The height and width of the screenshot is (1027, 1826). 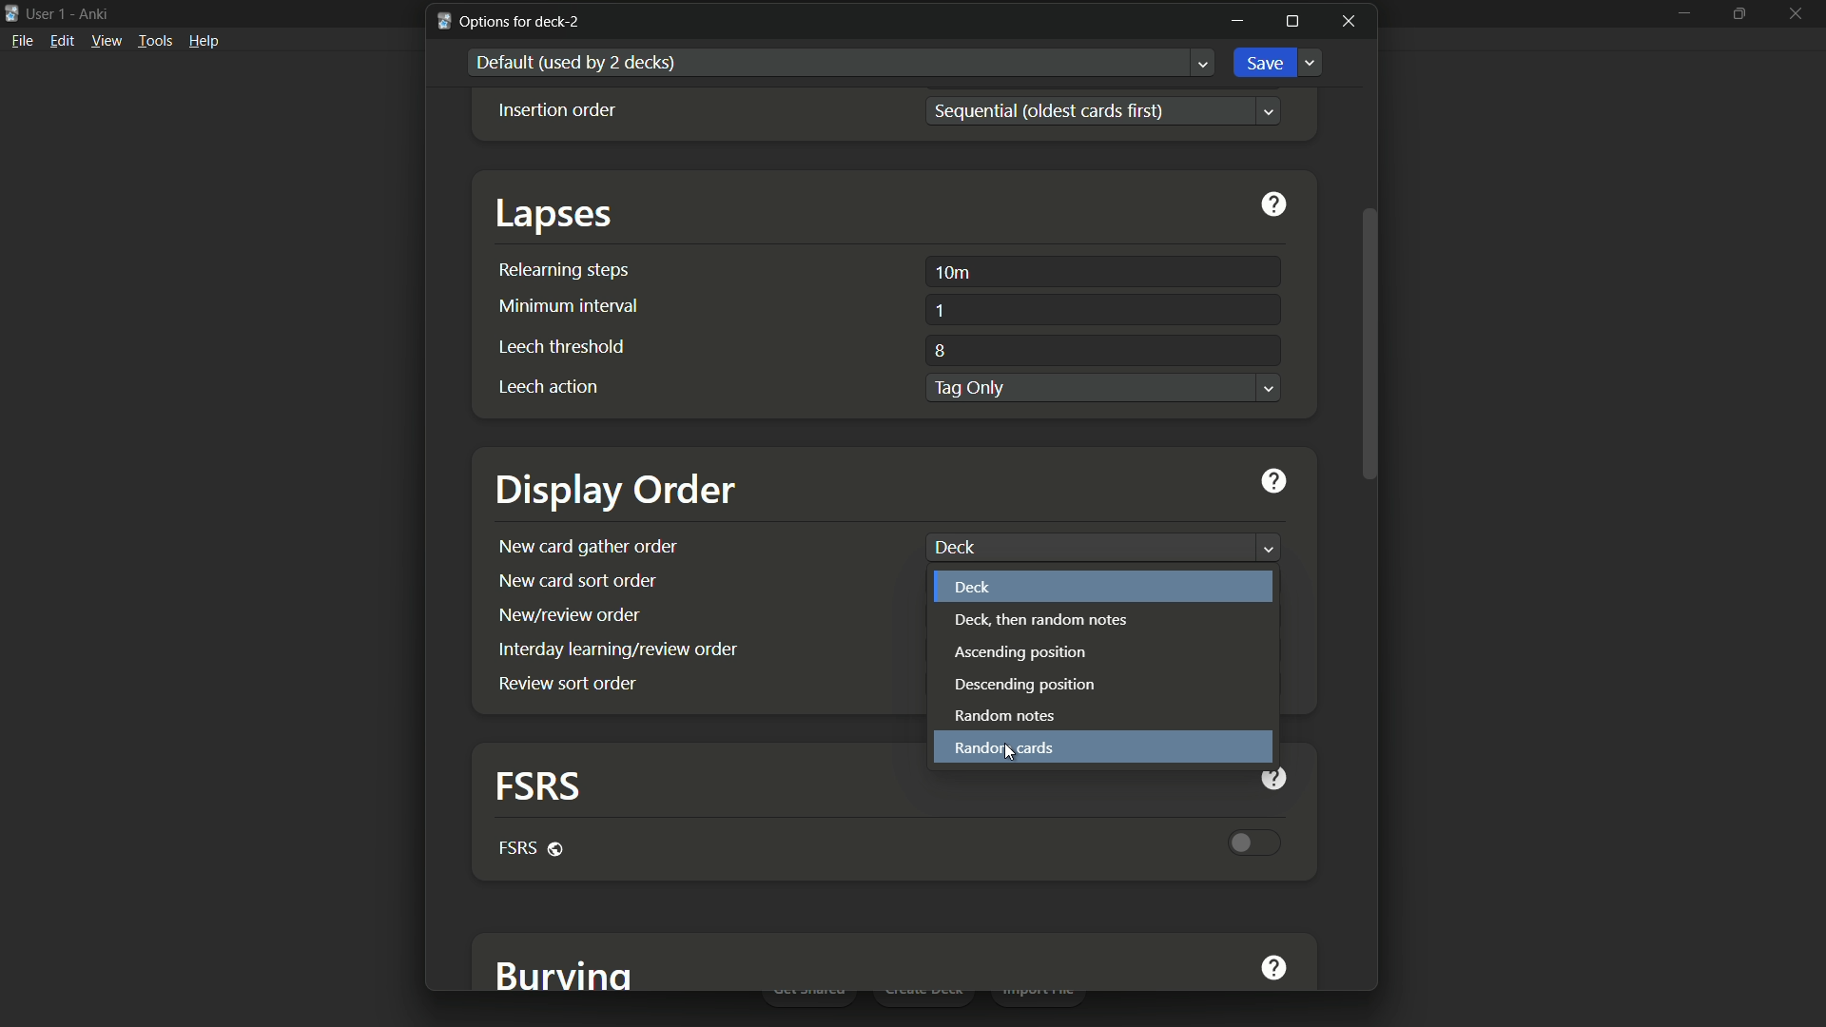 What do you see at coordinates (621, 649) in the screenshot?
I see `interday learning/review order` at bounding box center [621, 649].